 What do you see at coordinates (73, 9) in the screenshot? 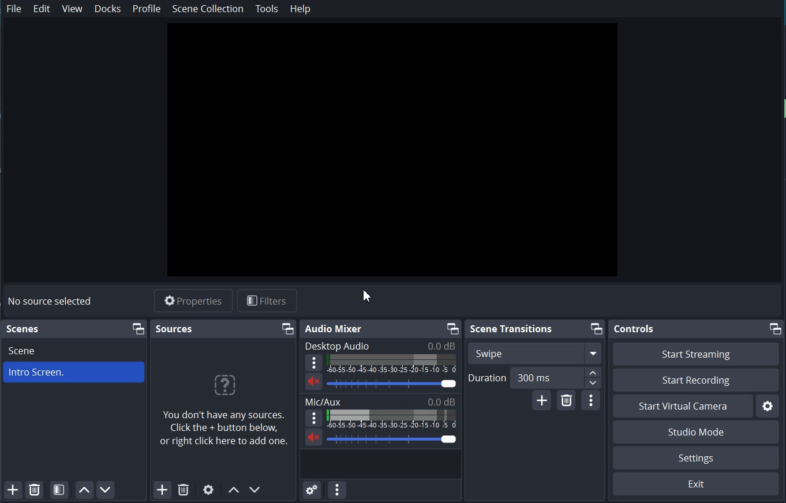
I see `View` at bounding box center [73, 9].